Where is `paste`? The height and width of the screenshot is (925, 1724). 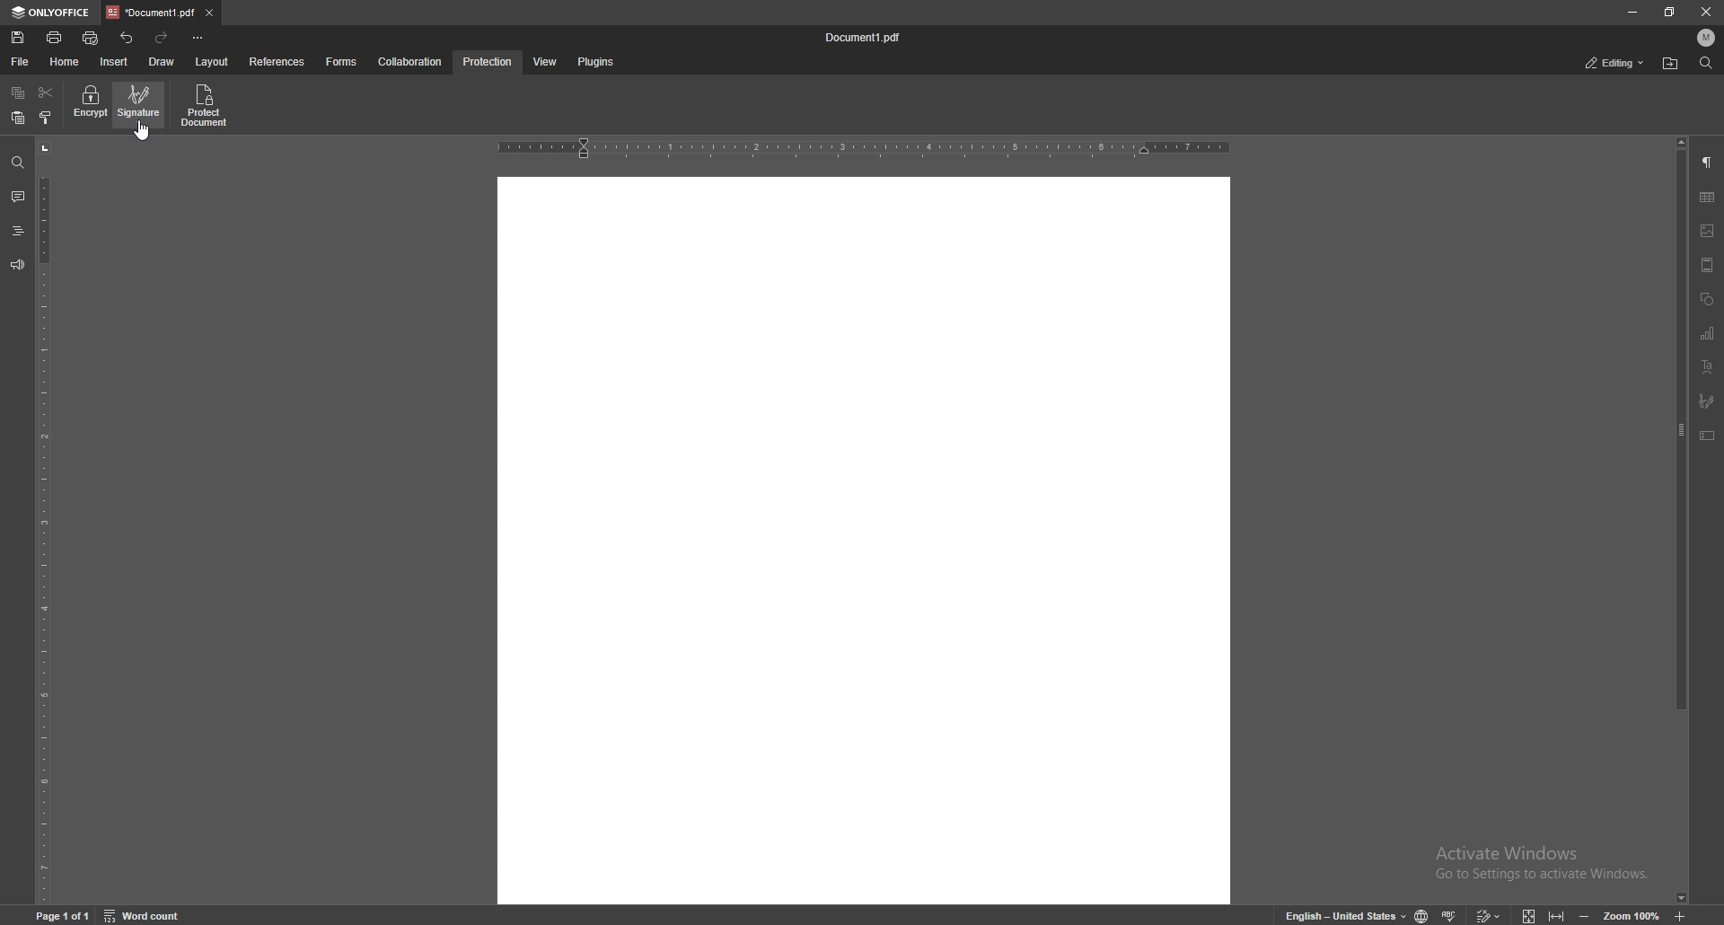
paste is located at coordinates (17, 119).